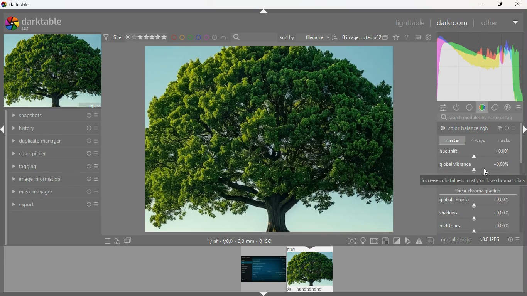  What do you see at coordinates (470, 108) in the screenshot?
I see `circle` at bounding box center [470, 108].